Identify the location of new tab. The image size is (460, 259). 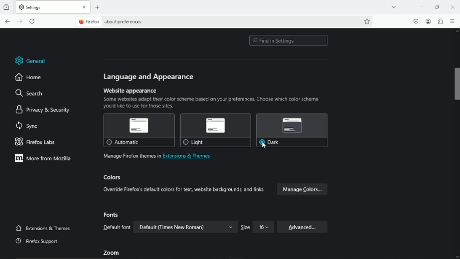
(98, 7).